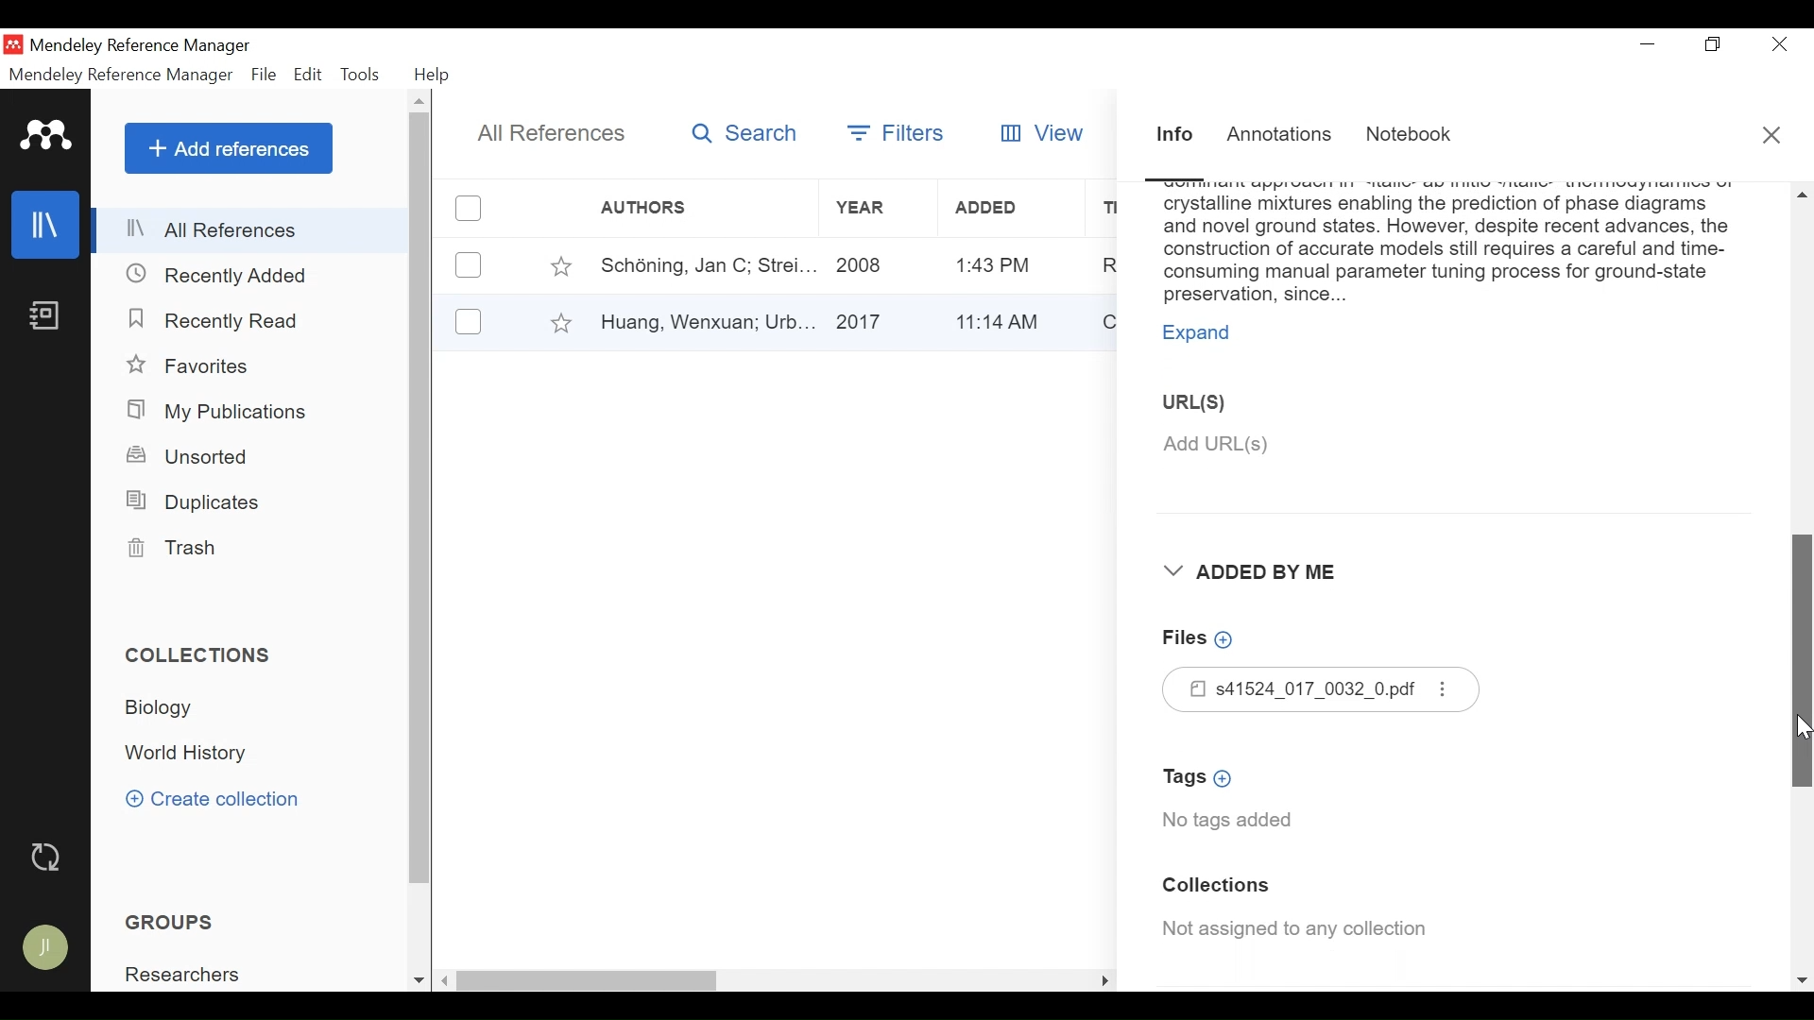  I want to click on Added By Me, so click(1262, 572).